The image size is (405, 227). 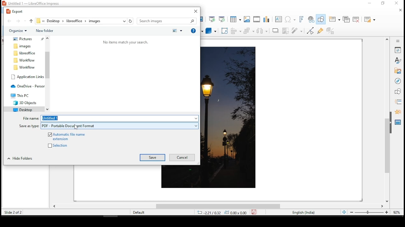 I want to click on start from first slide, so click(x=212, y=19).